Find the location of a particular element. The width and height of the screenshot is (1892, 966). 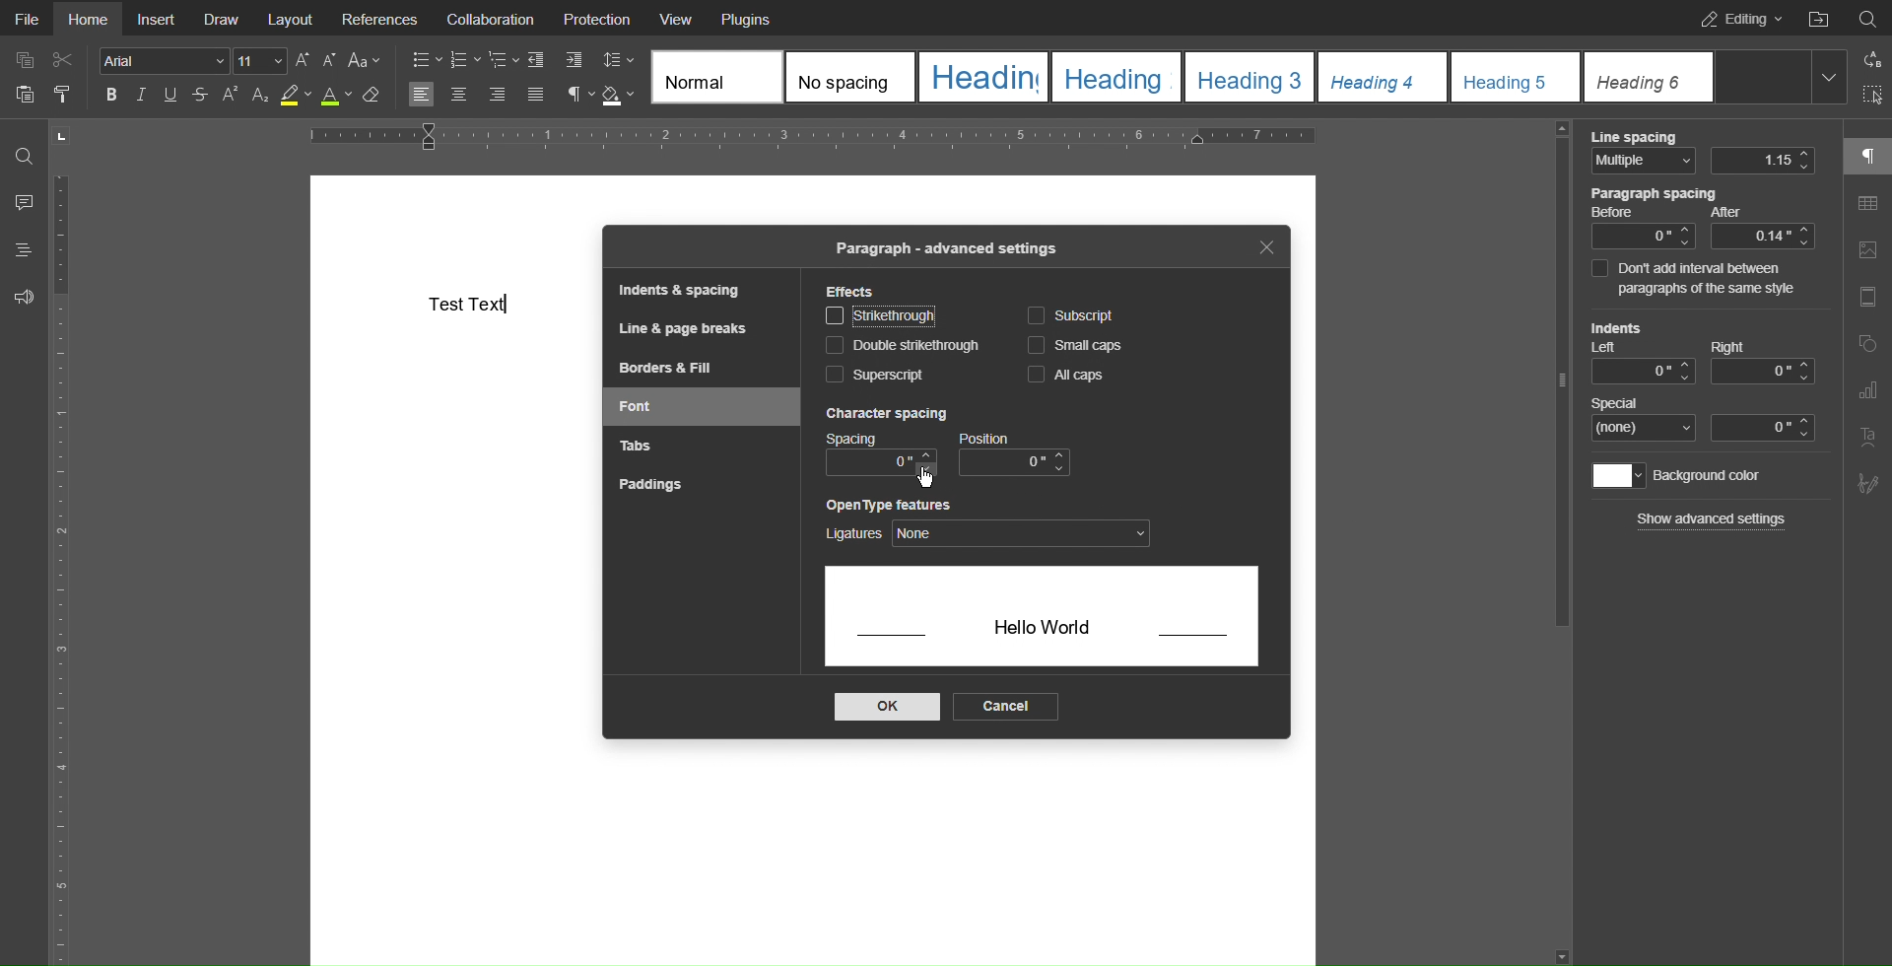

Test Text is located at coordinates (468, 304).